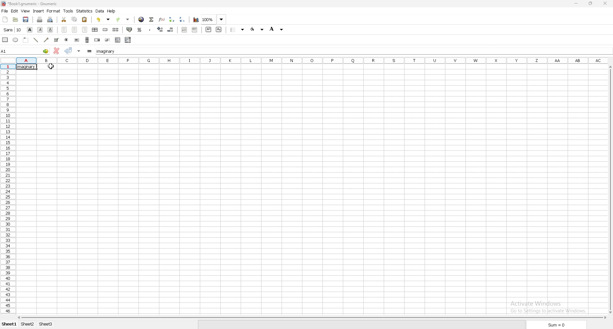  I want to click on tools, so click(68, 11).